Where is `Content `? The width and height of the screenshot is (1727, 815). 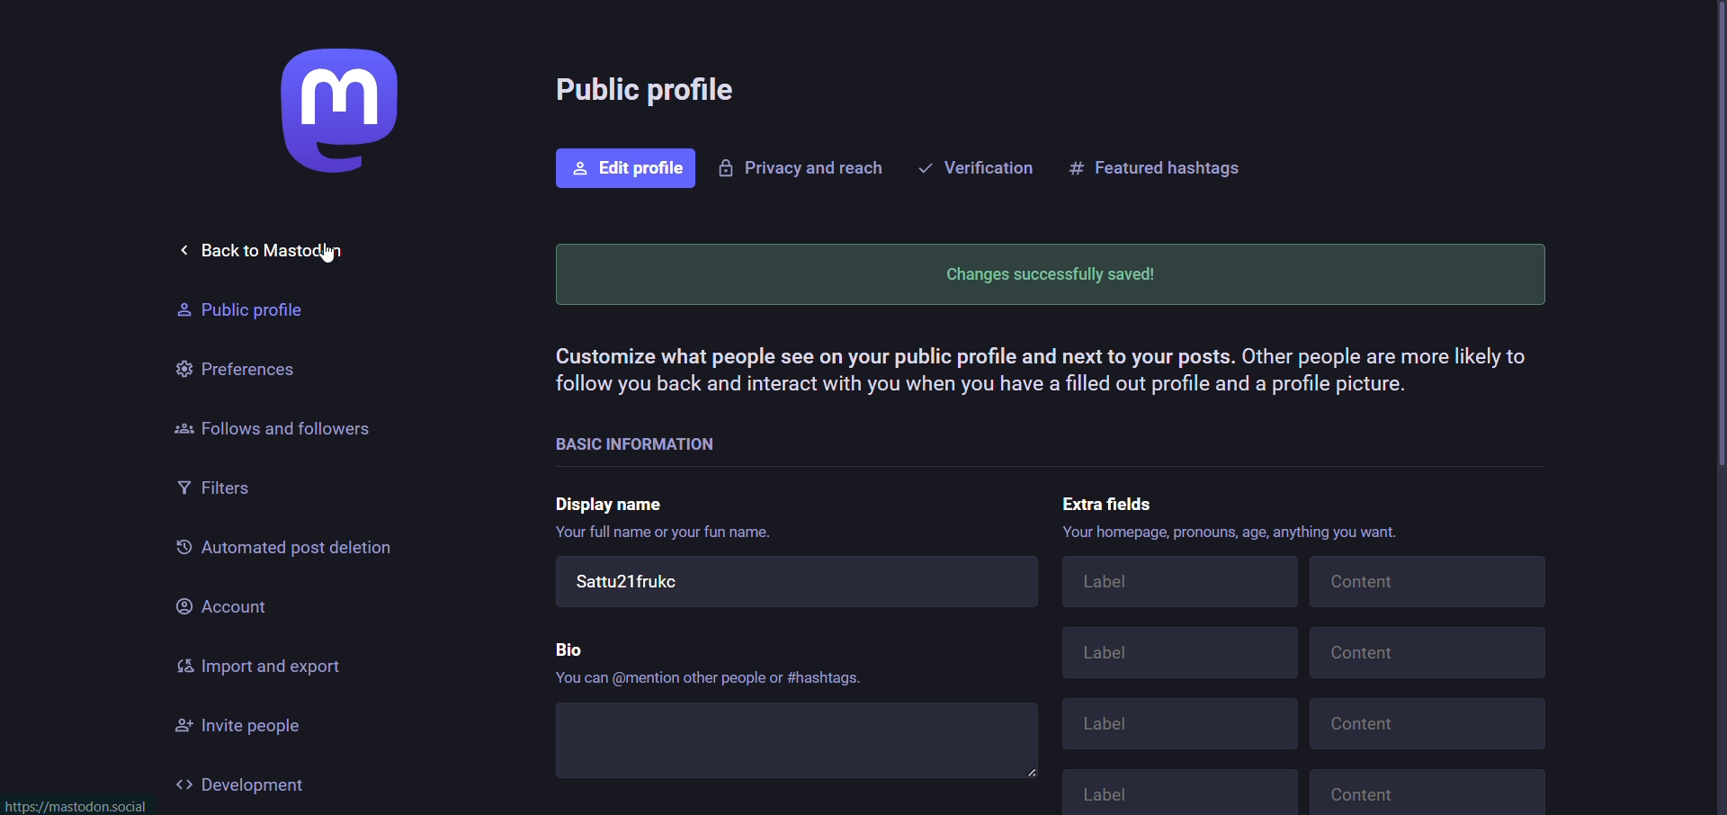
Content  is located at coordinates (1428, 656).